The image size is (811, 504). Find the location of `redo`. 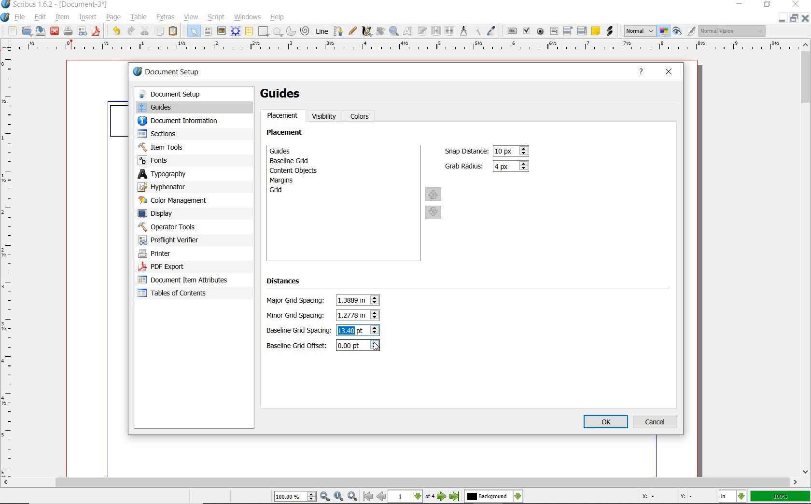

redo is located at coordinates (131, 31).